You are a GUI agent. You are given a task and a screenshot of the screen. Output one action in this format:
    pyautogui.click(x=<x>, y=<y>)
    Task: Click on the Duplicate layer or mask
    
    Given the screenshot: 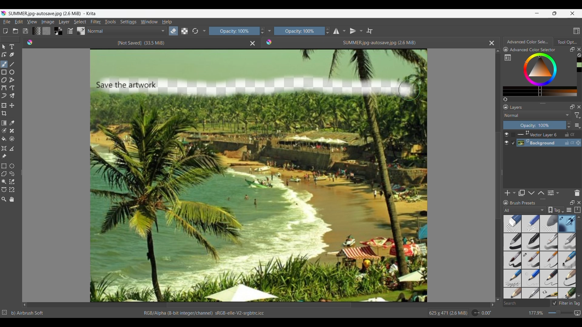 What is the action you would take?
    pyautogui.click(x=521, y=193)
    